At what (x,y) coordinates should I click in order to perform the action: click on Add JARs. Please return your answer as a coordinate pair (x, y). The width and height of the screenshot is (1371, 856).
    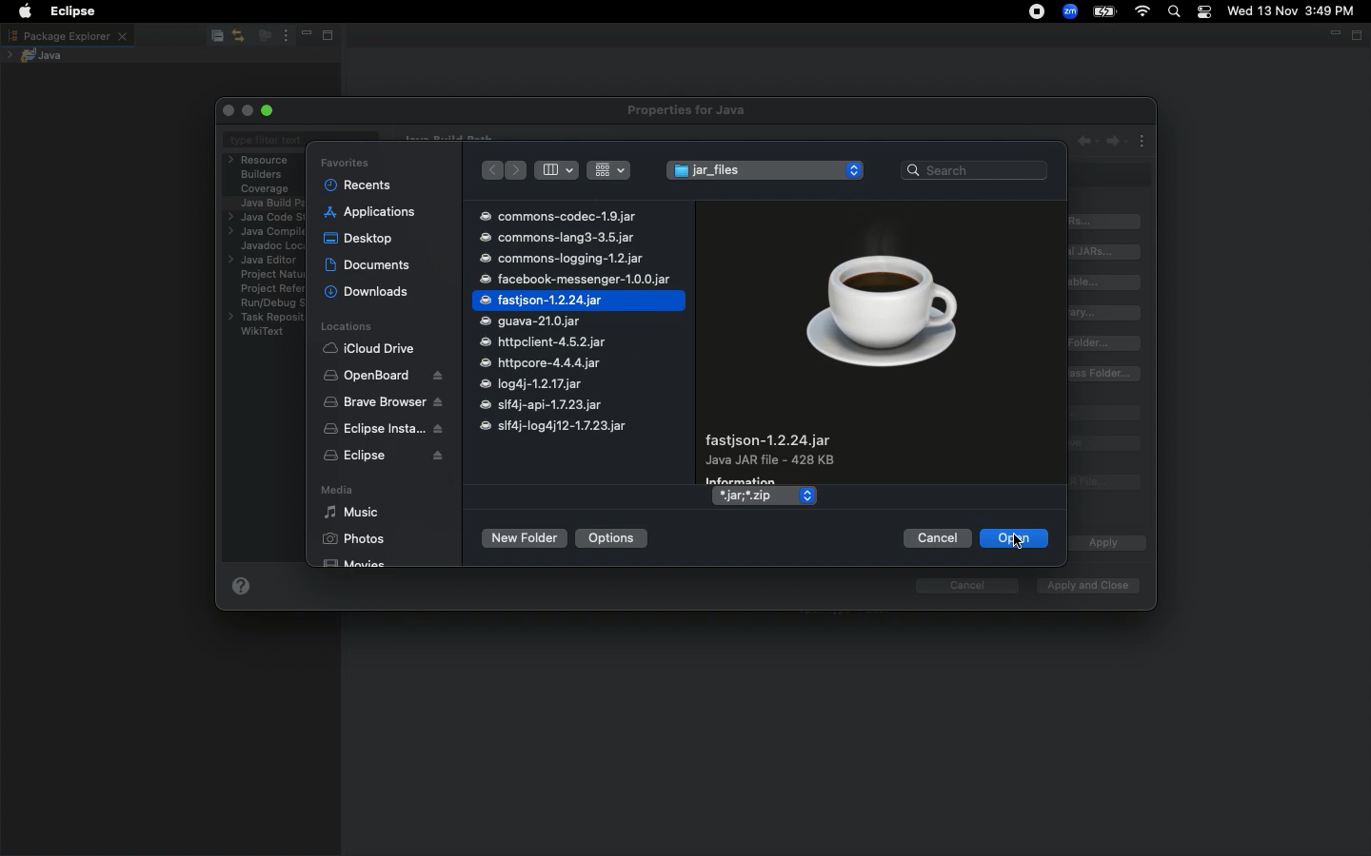
    Looking at the image, I should click on (1106, 222).